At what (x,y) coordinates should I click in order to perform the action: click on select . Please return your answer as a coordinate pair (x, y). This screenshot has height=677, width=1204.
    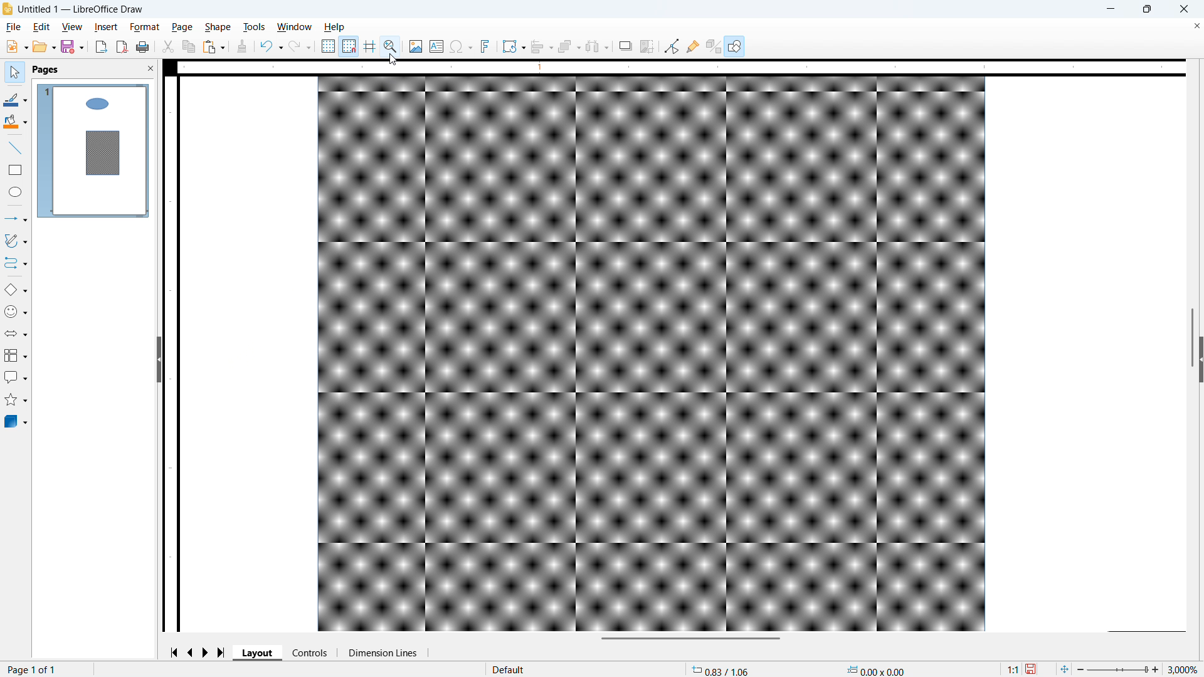
    Looking at the image, I should click on (16, 73).